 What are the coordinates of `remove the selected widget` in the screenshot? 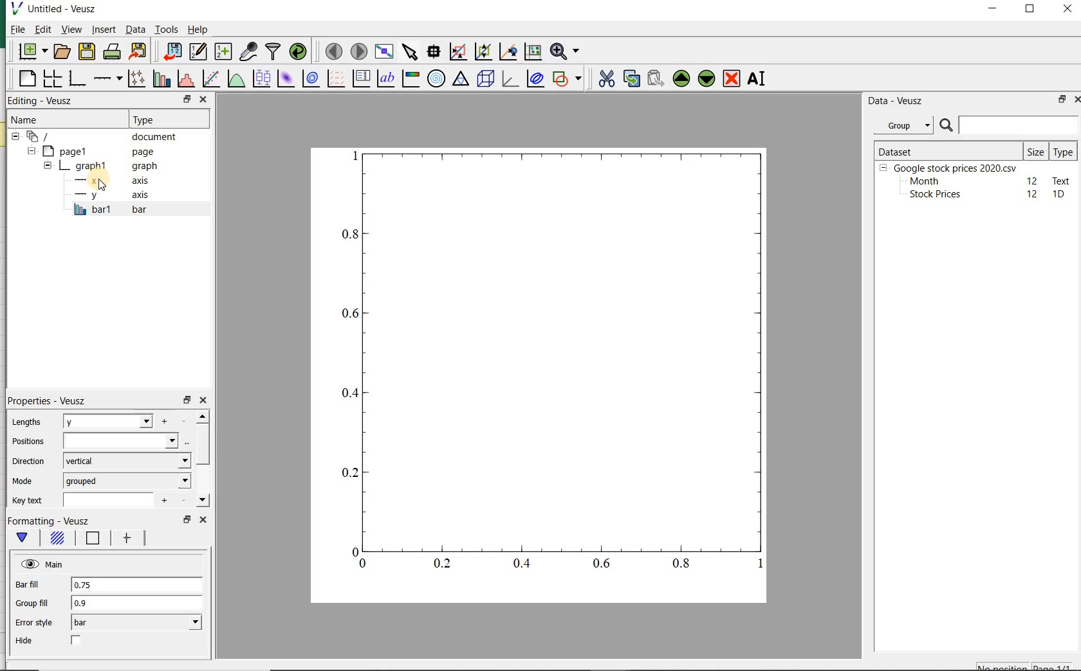 It's located at (732, 78).